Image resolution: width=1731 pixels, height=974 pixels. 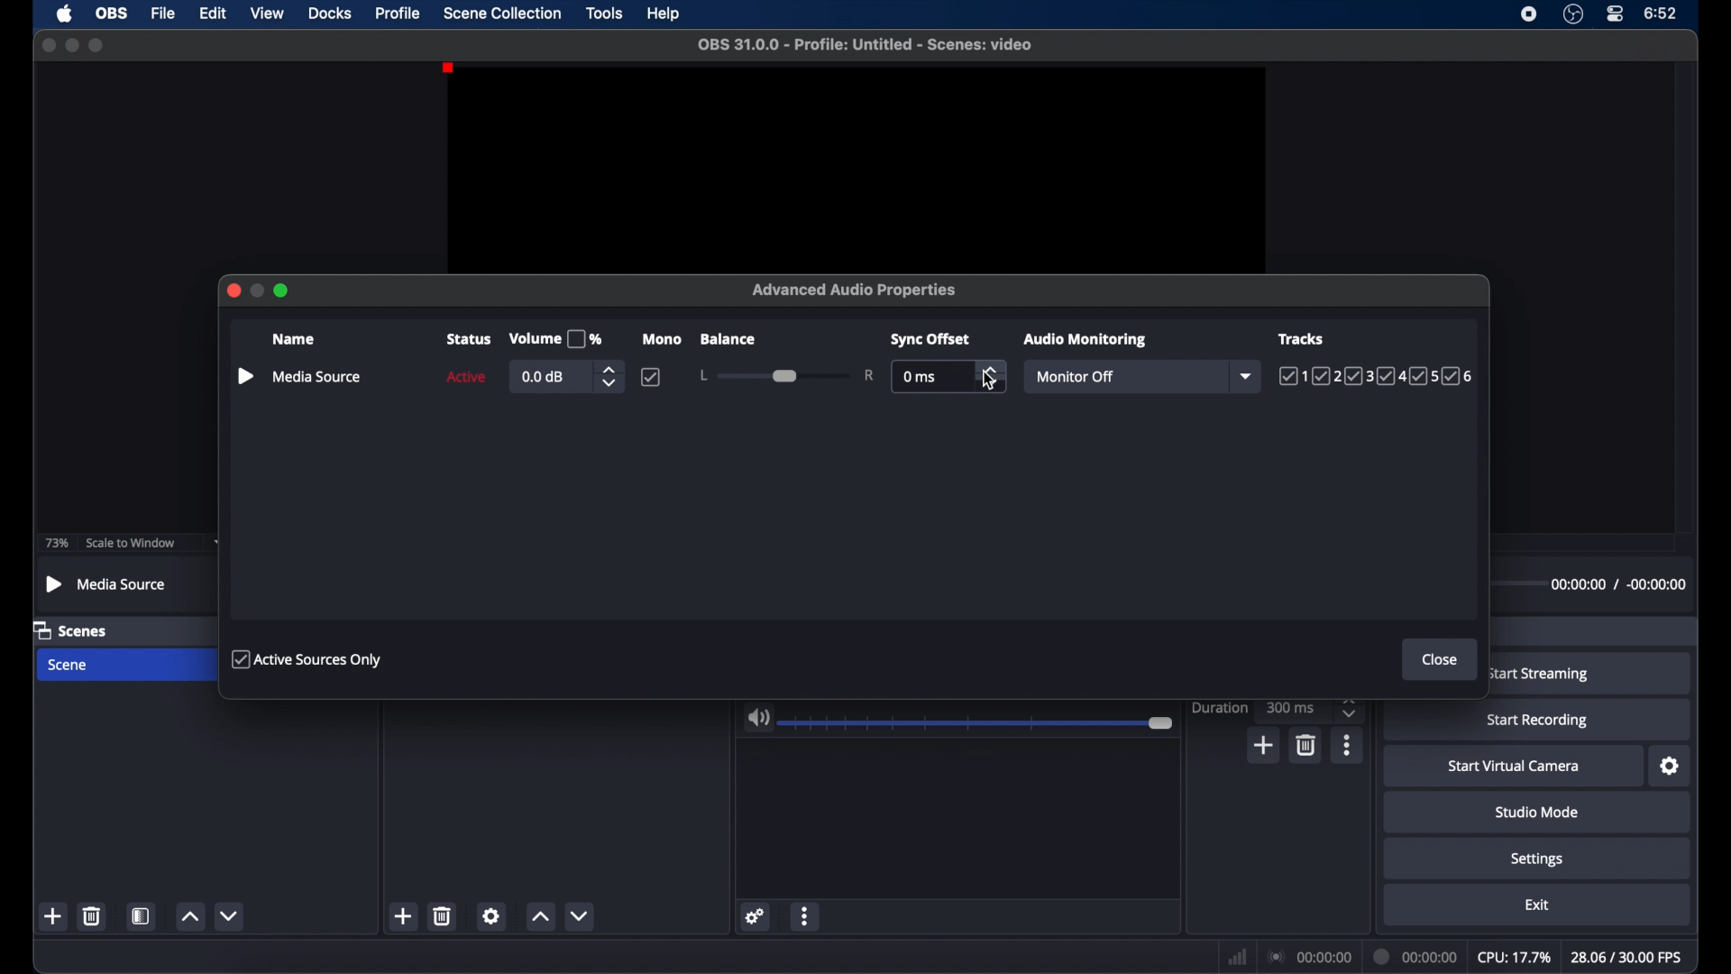 I want to click on minimize, so click(x=71, y=44).